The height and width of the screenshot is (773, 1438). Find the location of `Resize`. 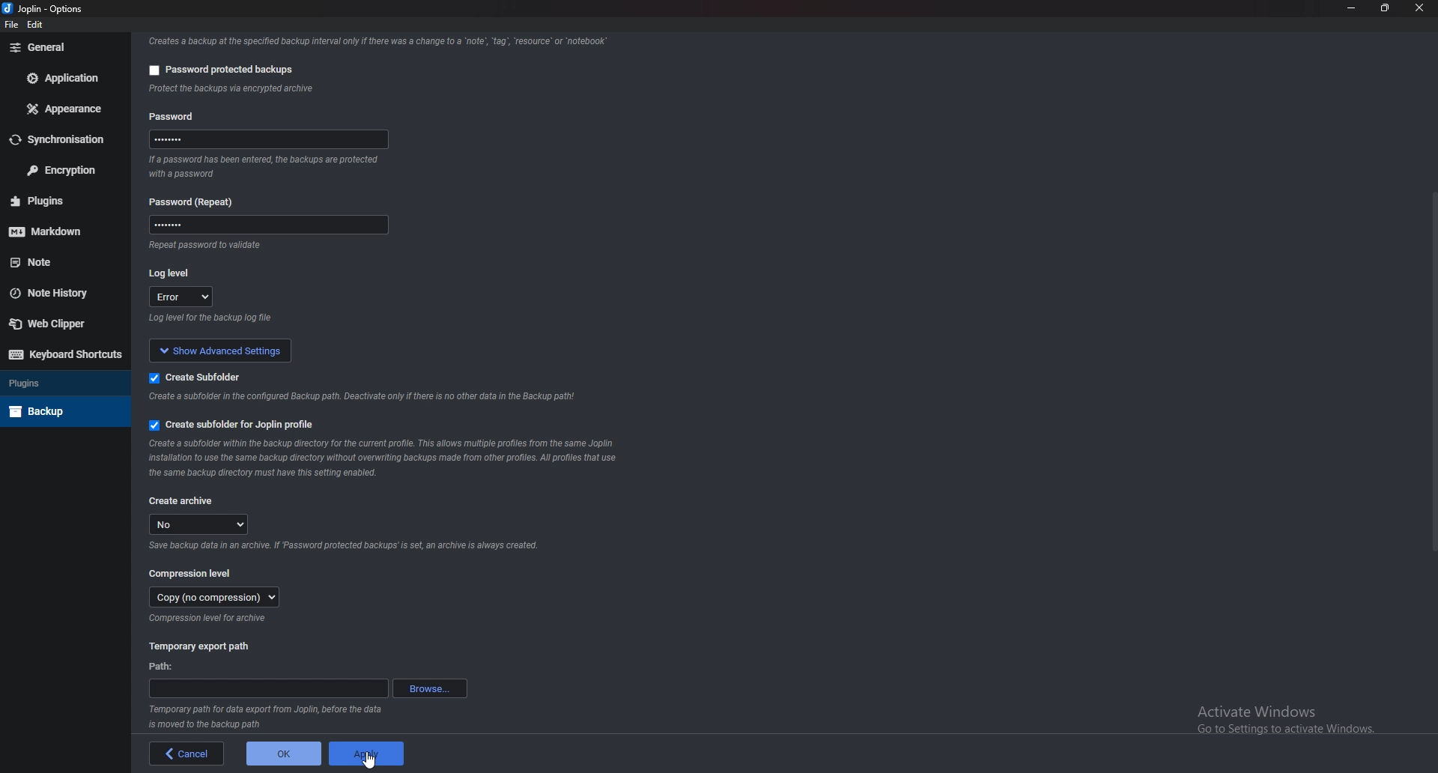

Resize is located at coordinates (1386, 7).